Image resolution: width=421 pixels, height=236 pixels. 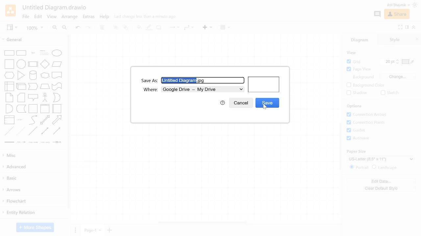 What do you see at coordinates (371, 130) in the screenshot?
I see `Grids` at bounding box center [371, 130].